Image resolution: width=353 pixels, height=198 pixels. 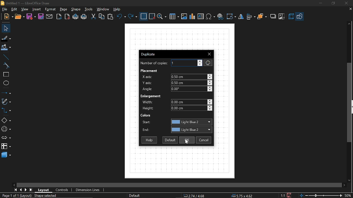 What do you see at coordinates (111, 17) in the screenshot?
I see `paste` at bounding box center [111, 17].